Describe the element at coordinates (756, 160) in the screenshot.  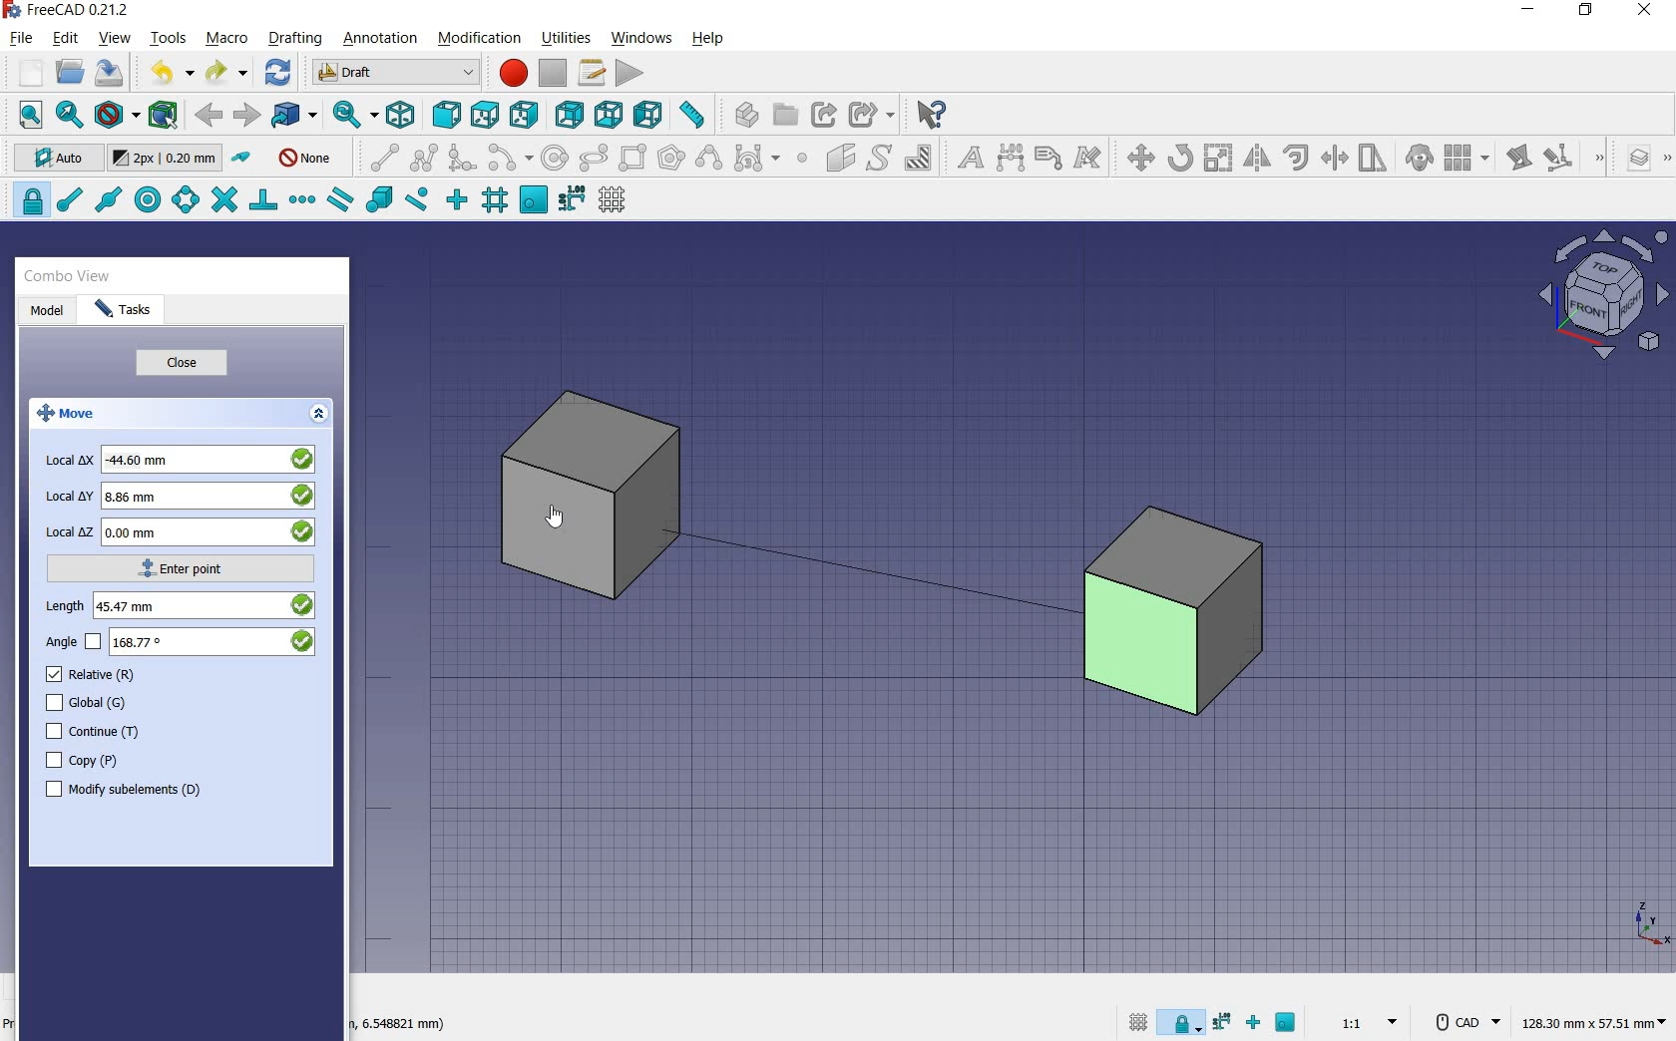
I see `Bezier tools` at that location.